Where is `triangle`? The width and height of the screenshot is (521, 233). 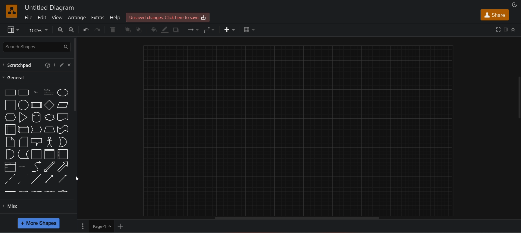 triangle is located at coordinates (23, 117).